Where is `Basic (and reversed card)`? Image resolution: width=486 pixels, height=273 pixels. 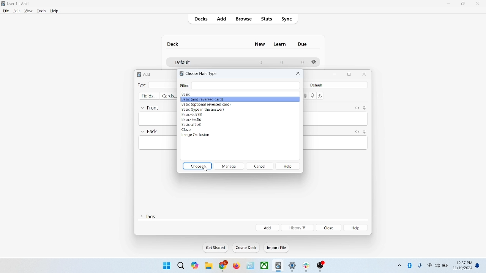
Basic (and reversed card) is located at coordinates (204, 99).